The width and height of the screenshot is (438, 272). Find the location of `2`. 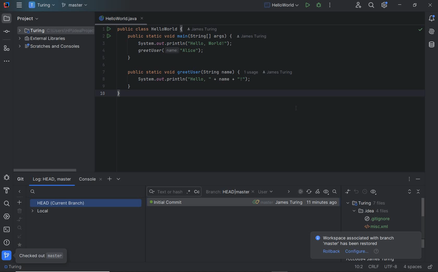

2 is located at coordinates (104, 36).